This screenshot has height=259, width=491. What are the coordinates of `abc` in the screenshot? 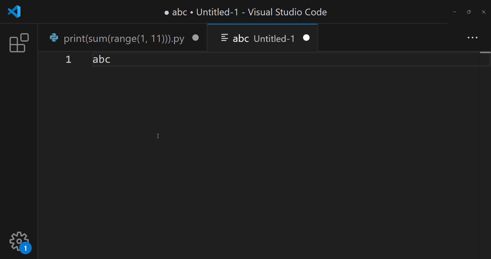 It's located at (107, 61).